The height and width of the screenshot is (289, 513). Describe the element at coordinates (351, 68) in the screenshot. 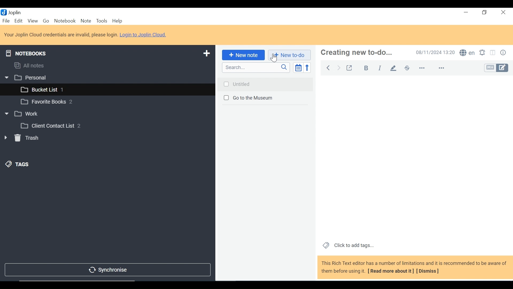

I see `Toggle External editing` at that location.